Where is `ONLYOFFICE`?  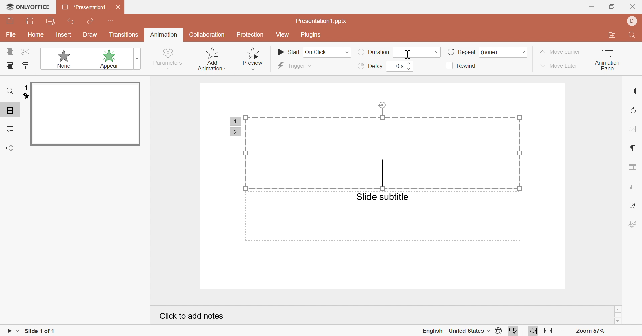 ONLYOFFICE is located at coordinates (28, 6).